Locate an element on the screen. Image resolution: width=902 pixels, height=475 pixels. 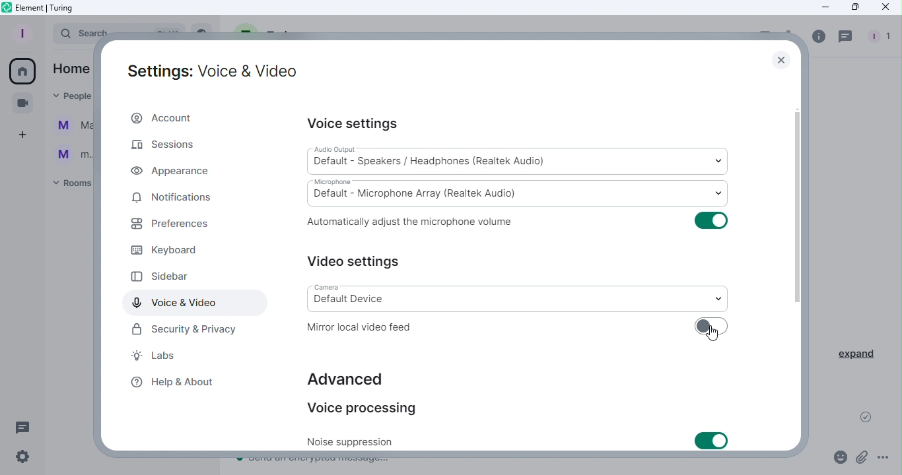
Toggle  is located at coordinates (713, 328).